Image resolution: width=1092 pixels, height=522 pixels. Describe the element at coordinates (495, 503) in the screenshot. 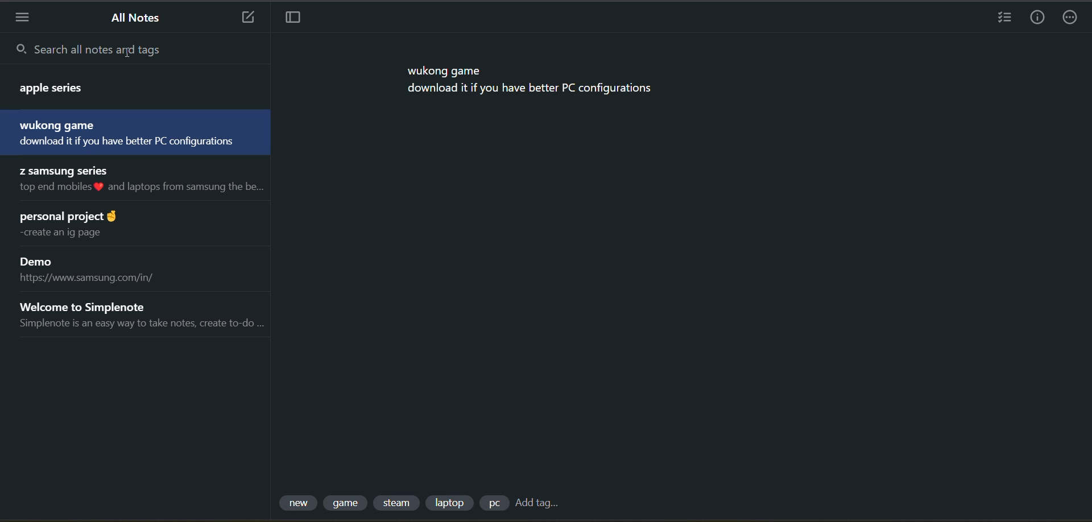

I see `tag 5` at that location.